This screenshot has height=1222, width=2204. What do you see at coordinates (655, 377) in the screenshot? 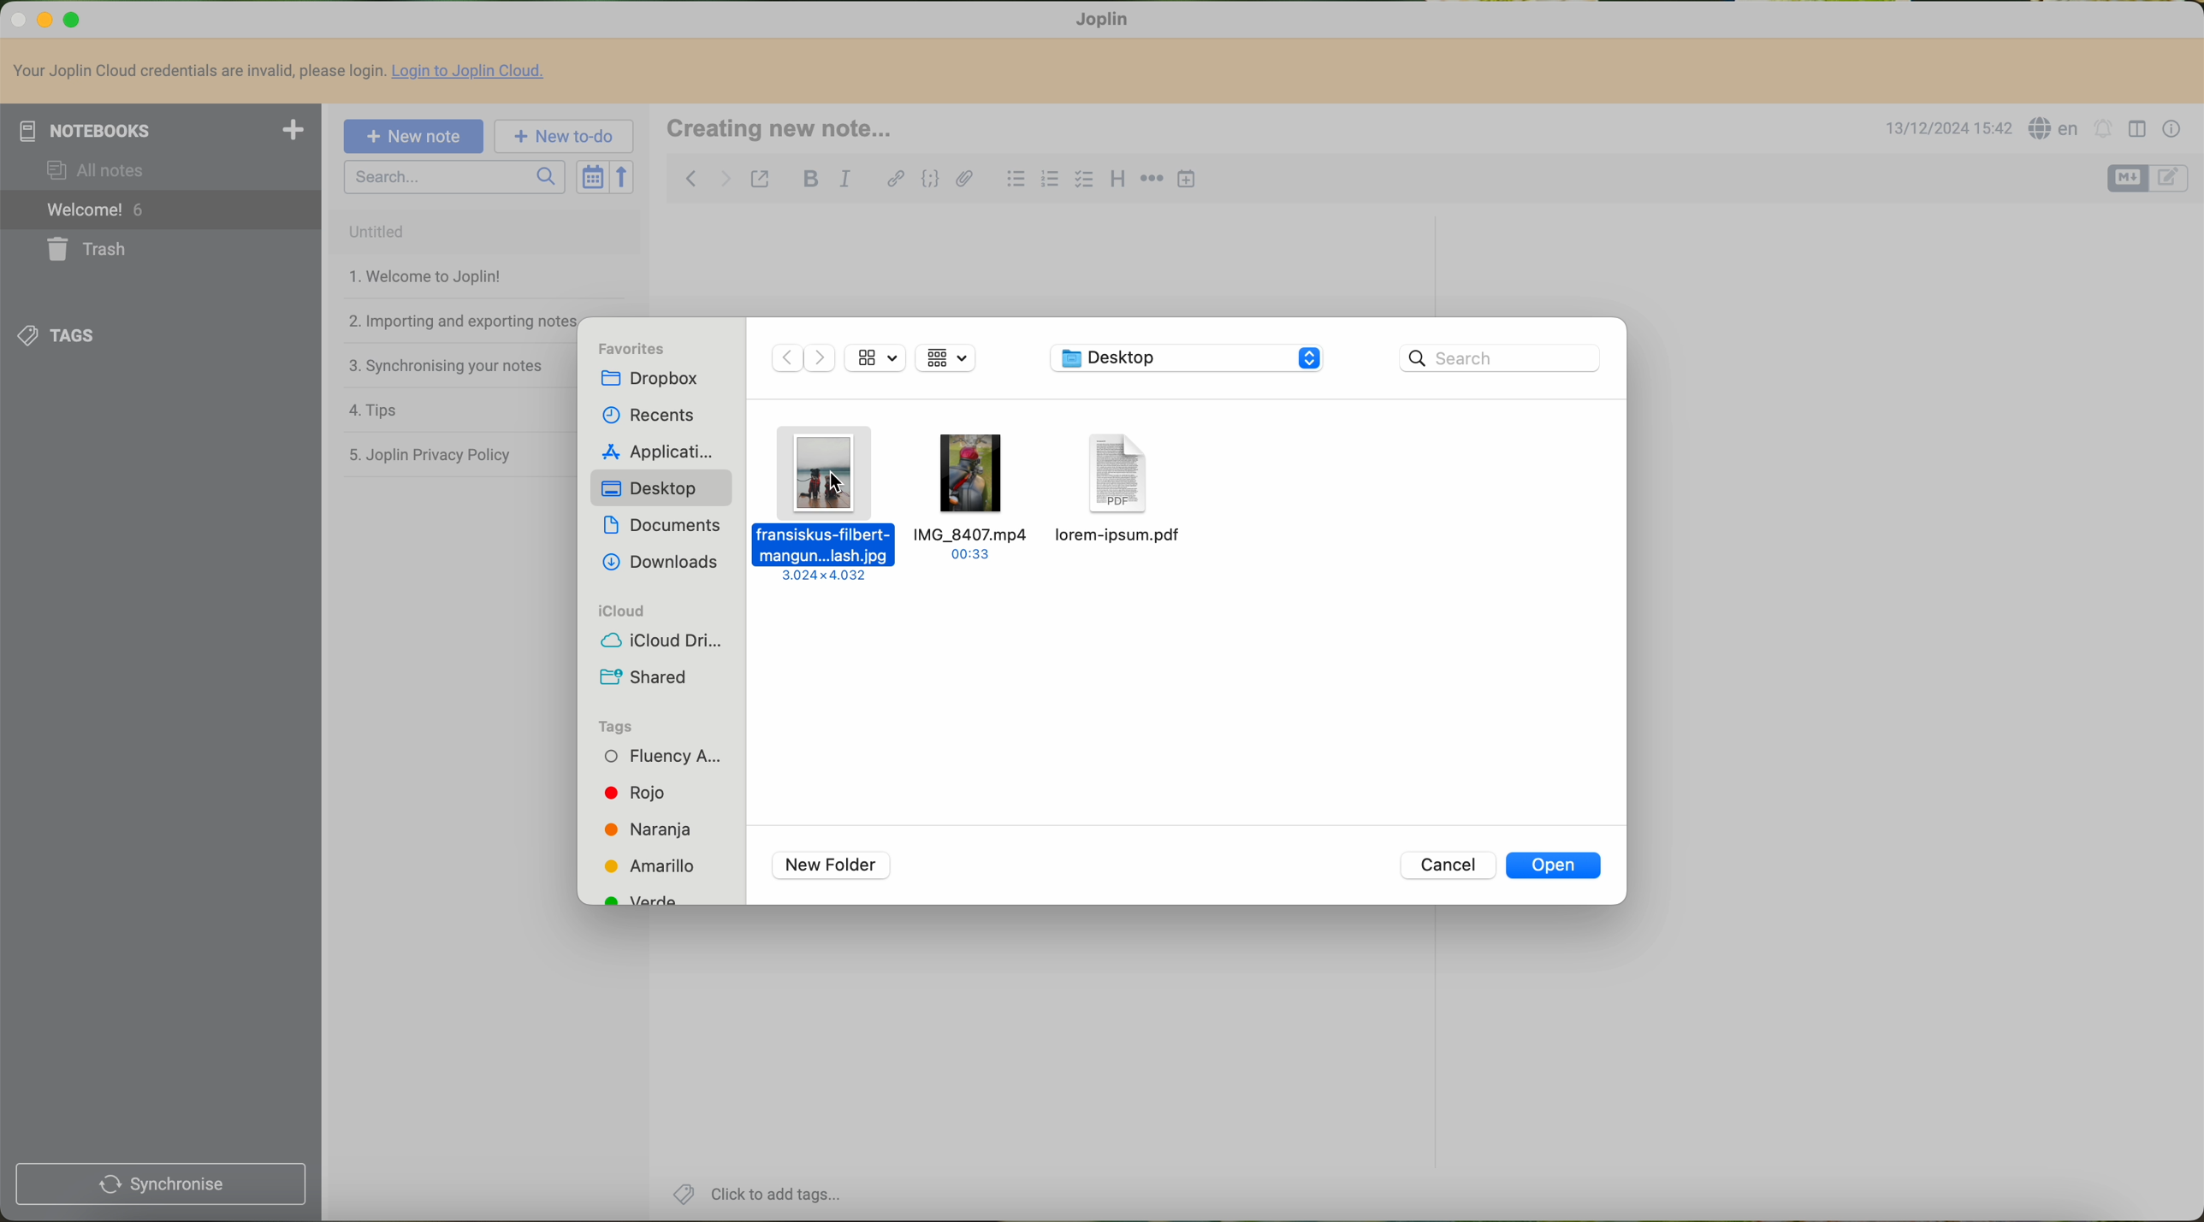
I see `dropbox` at bounding box center [655, 377].